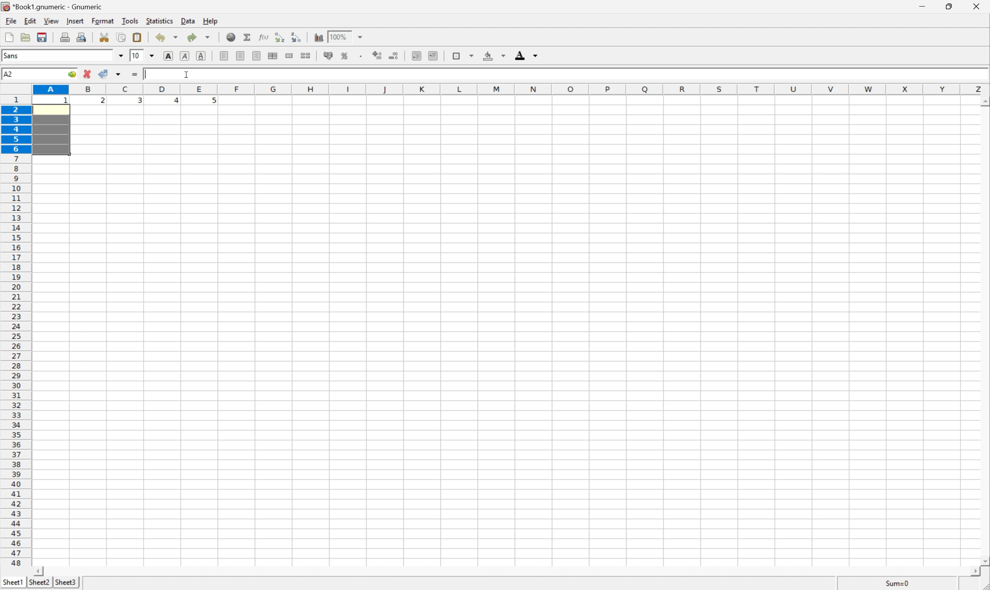  Describe the element at coordinates (137, 36) in the screenshot. I see `paste` at that location.